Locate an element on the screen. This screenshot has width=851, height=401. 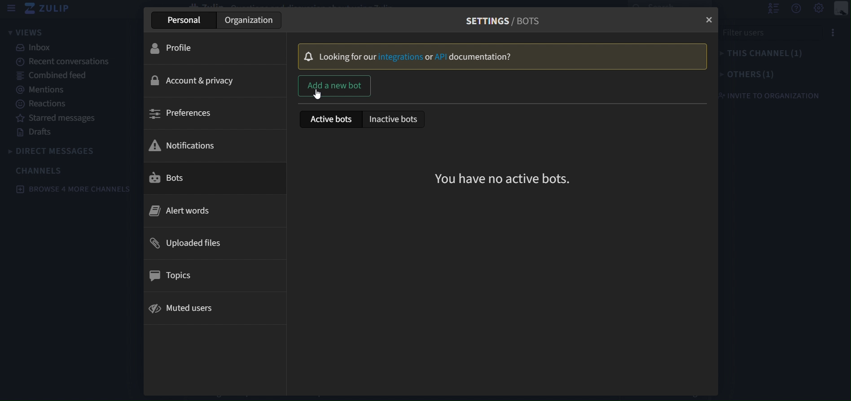
starred messages is located at coordinates (66, 117).